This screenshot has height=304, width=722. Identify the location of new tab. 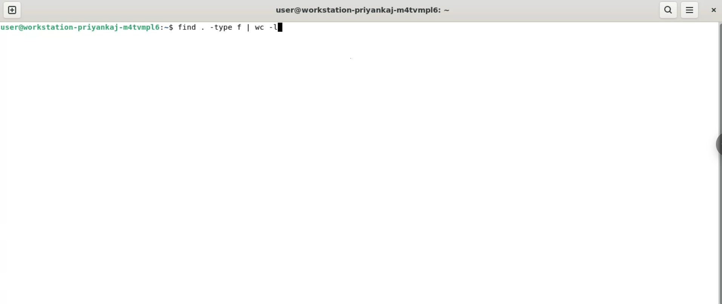
(13, 10).